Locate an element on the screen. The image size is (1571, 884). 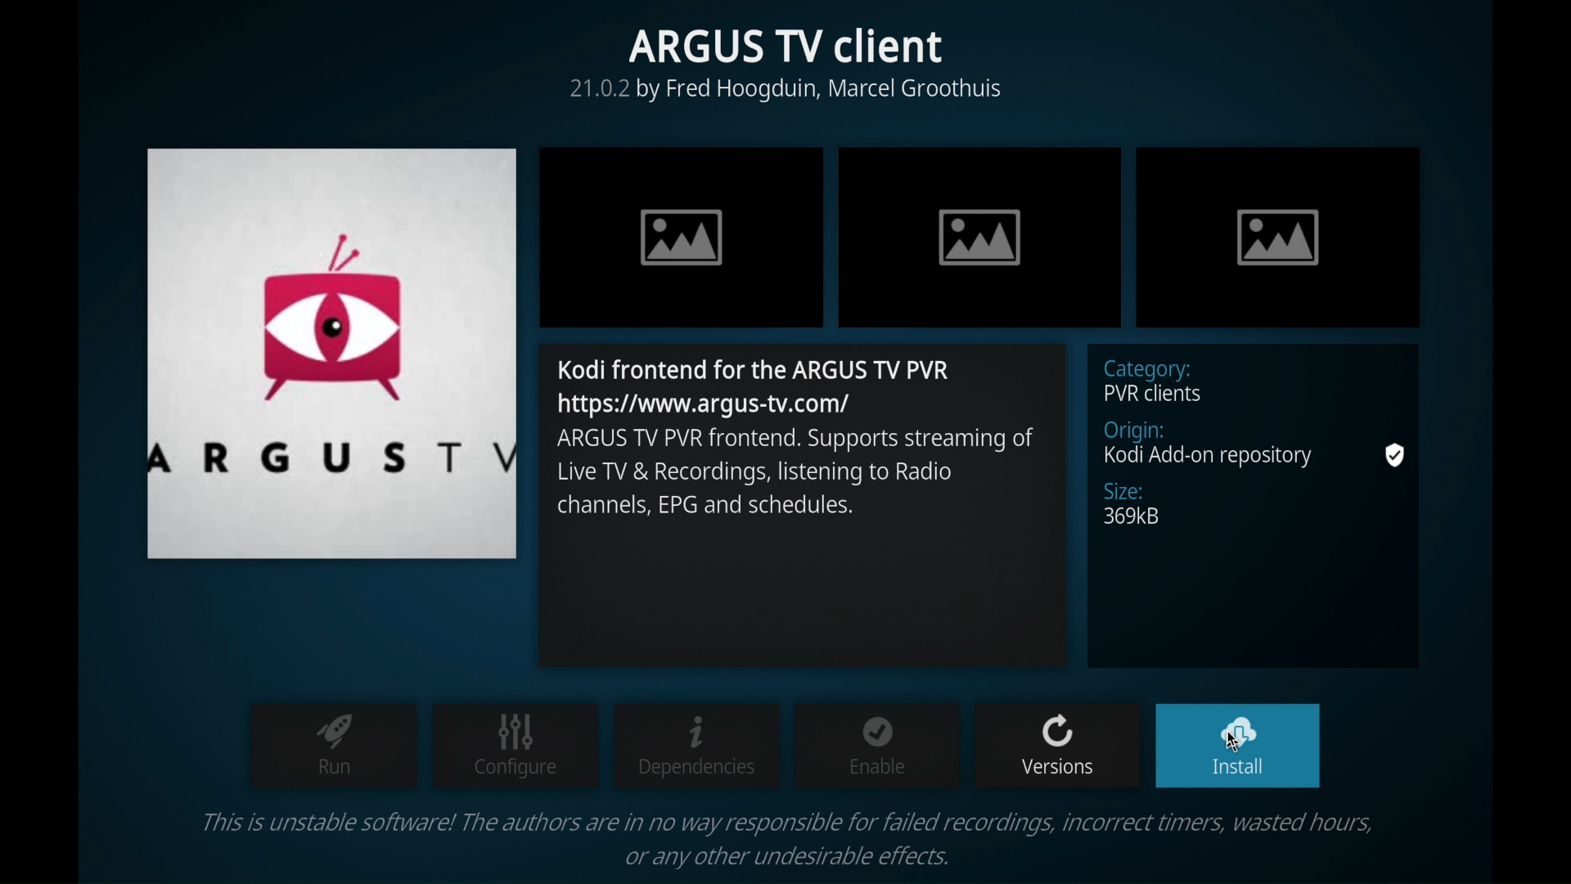
Cursor is located at coordinates (1240, 742).